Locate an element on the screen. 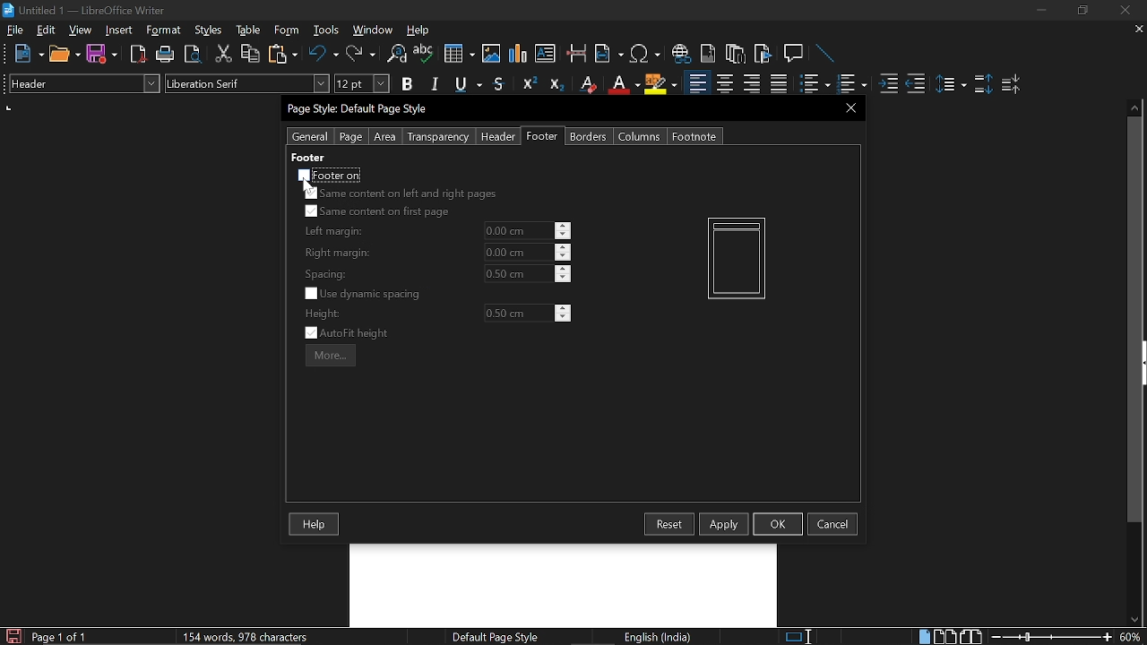 Image resolution: width=1147 pixels, height=645 pixels. current page Current page is located at coordinates (58, 636).